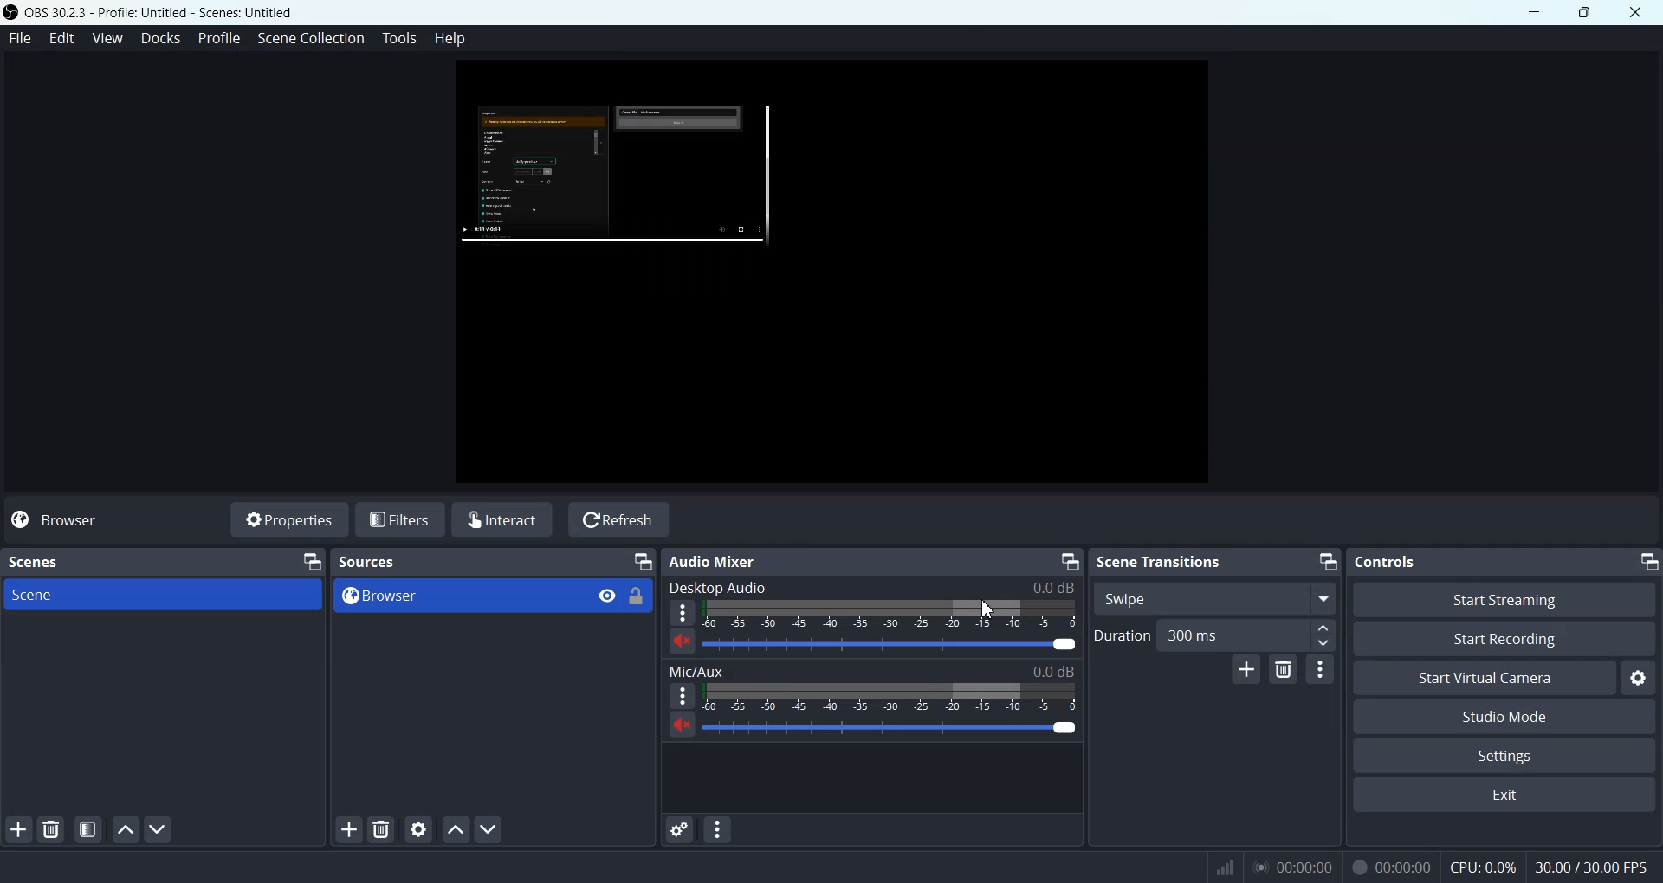  Describe the element at coordinates (287, 519) in the screenshot. I see `Properties` at that location.